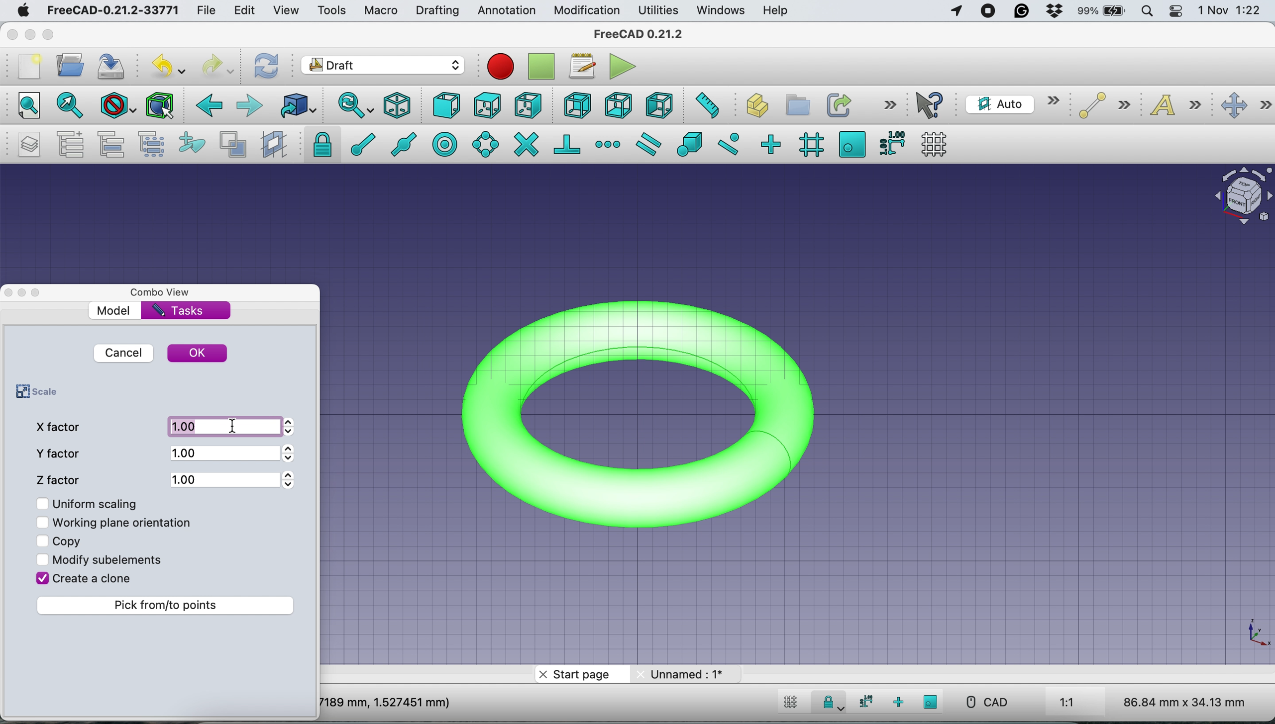  What do you see at coordinates (687, 674) in the screenshot?
I see `unnamed: 1*` at bounding box center [687, 674].